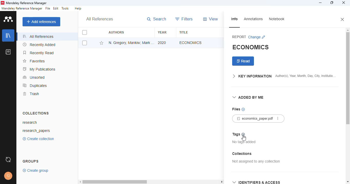 This screenshot has width=350, height=184. I want to click on recently read, so click(38, 53).